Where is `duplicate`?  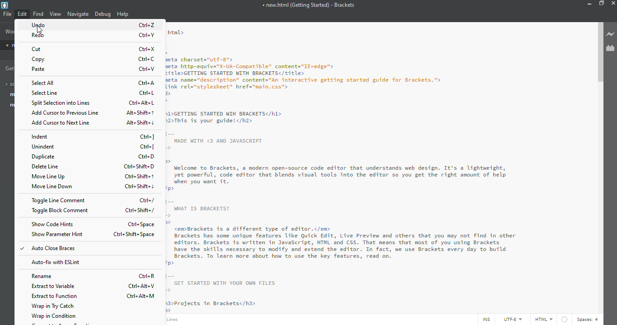
duplicate is located at coordinates (43, 157).